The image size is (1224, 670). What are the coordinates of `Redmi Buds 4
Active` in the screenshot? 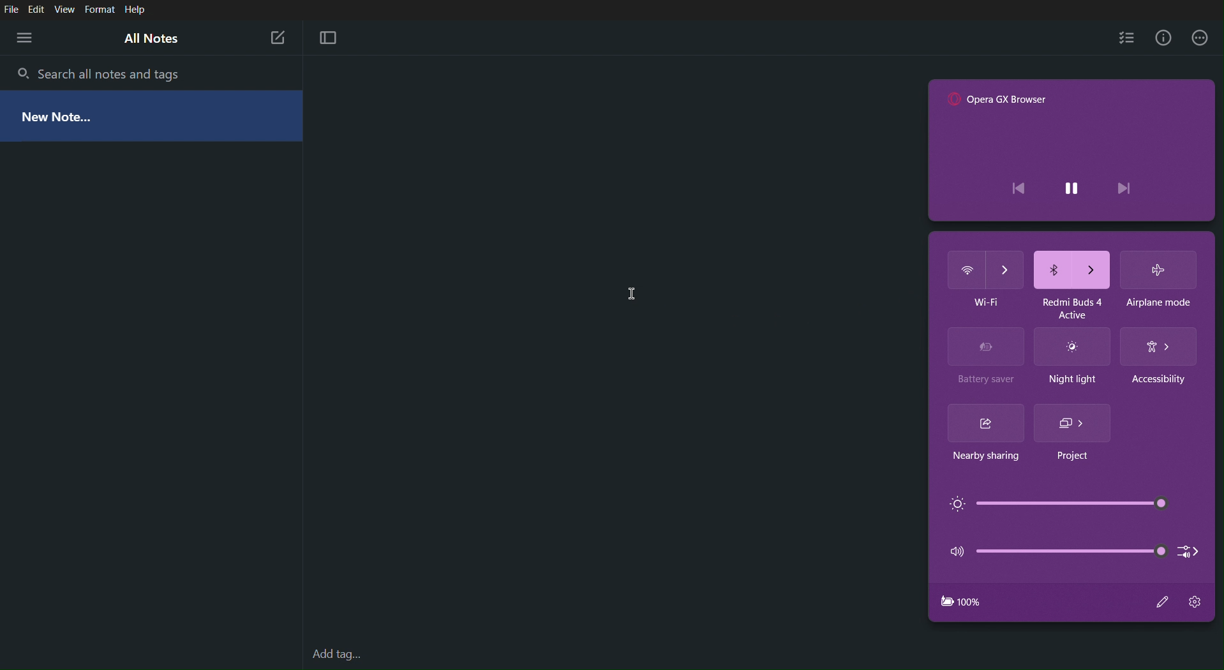 It's located at (1071, 304).